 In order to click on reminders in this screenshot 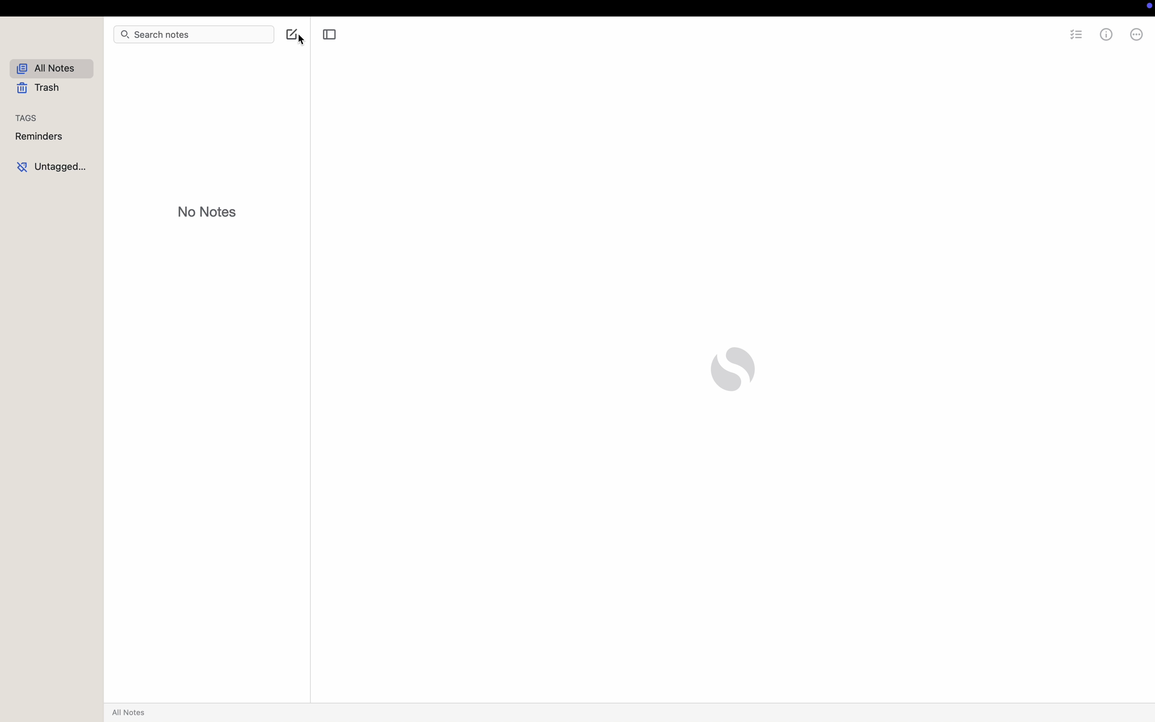, I will do `click(51, 138)`.